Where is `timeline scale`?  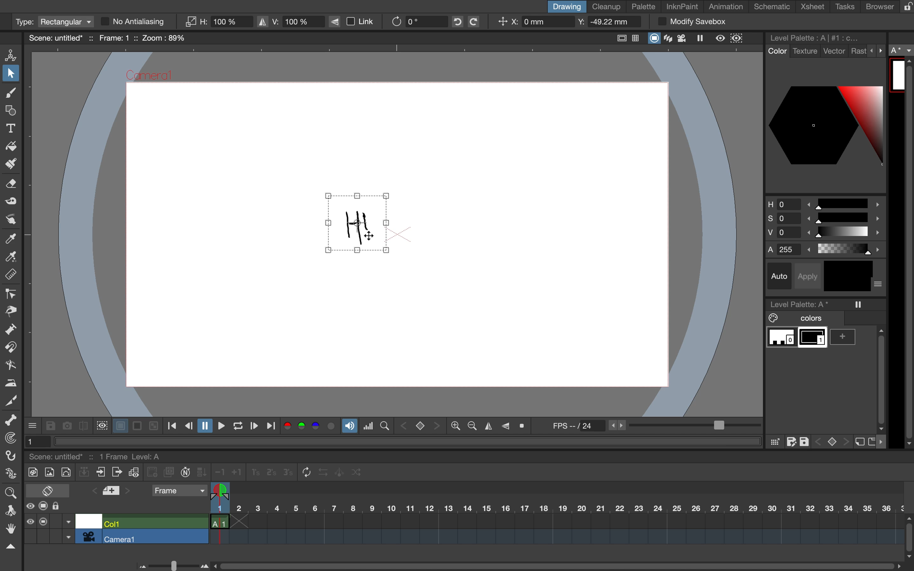 timeline scale is located at coordinates (556, 518).